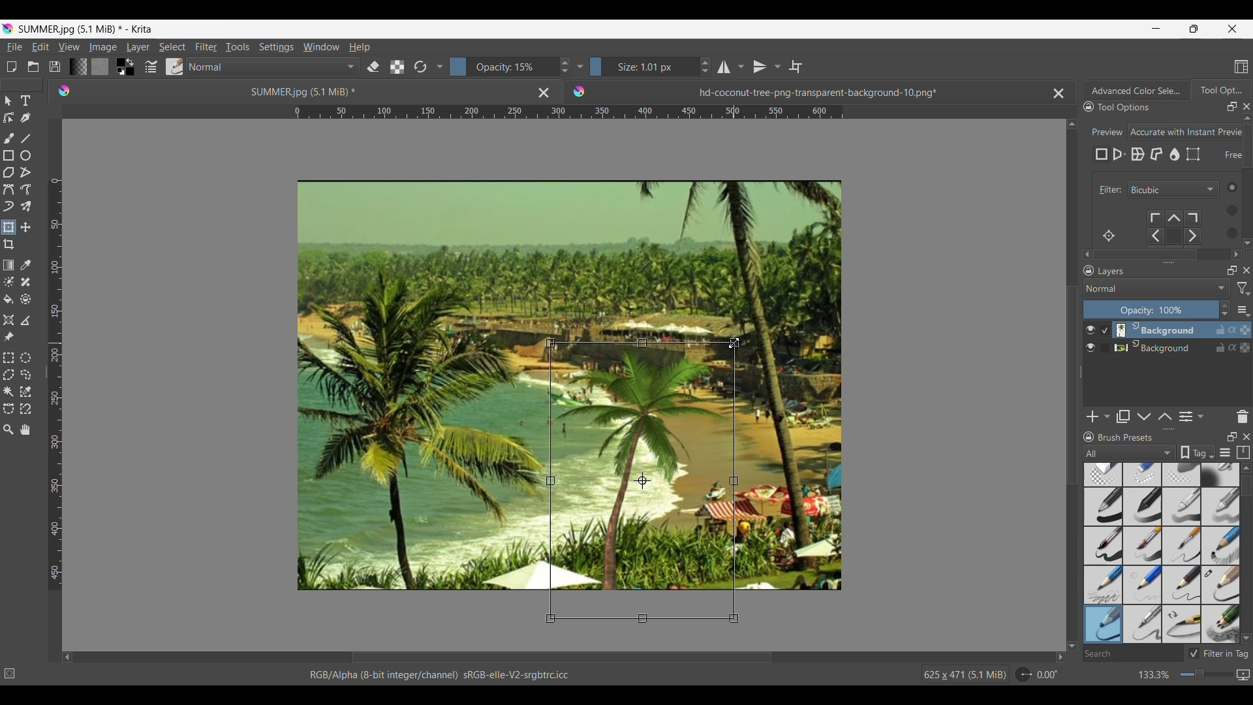 Image resolution: width=1253 pixels, height=705 pixels. I want to click on Polygonal selection tool, so click(8, 375).